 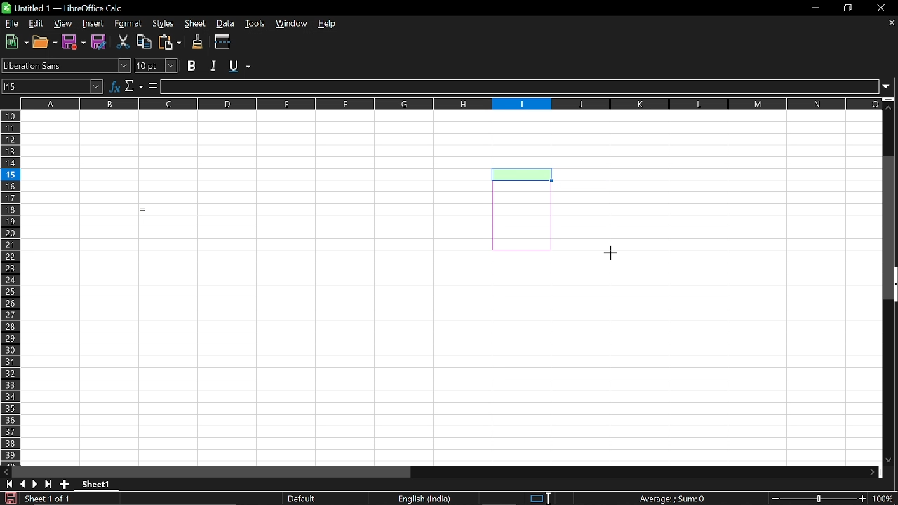 I want to click on Select function, so click(x=134, y=86).